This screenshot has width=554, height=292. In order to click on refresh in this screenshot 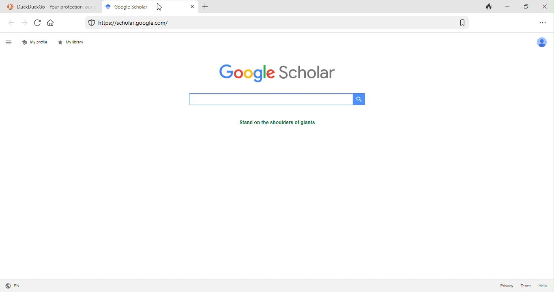, I will do `click(38, 24)`.